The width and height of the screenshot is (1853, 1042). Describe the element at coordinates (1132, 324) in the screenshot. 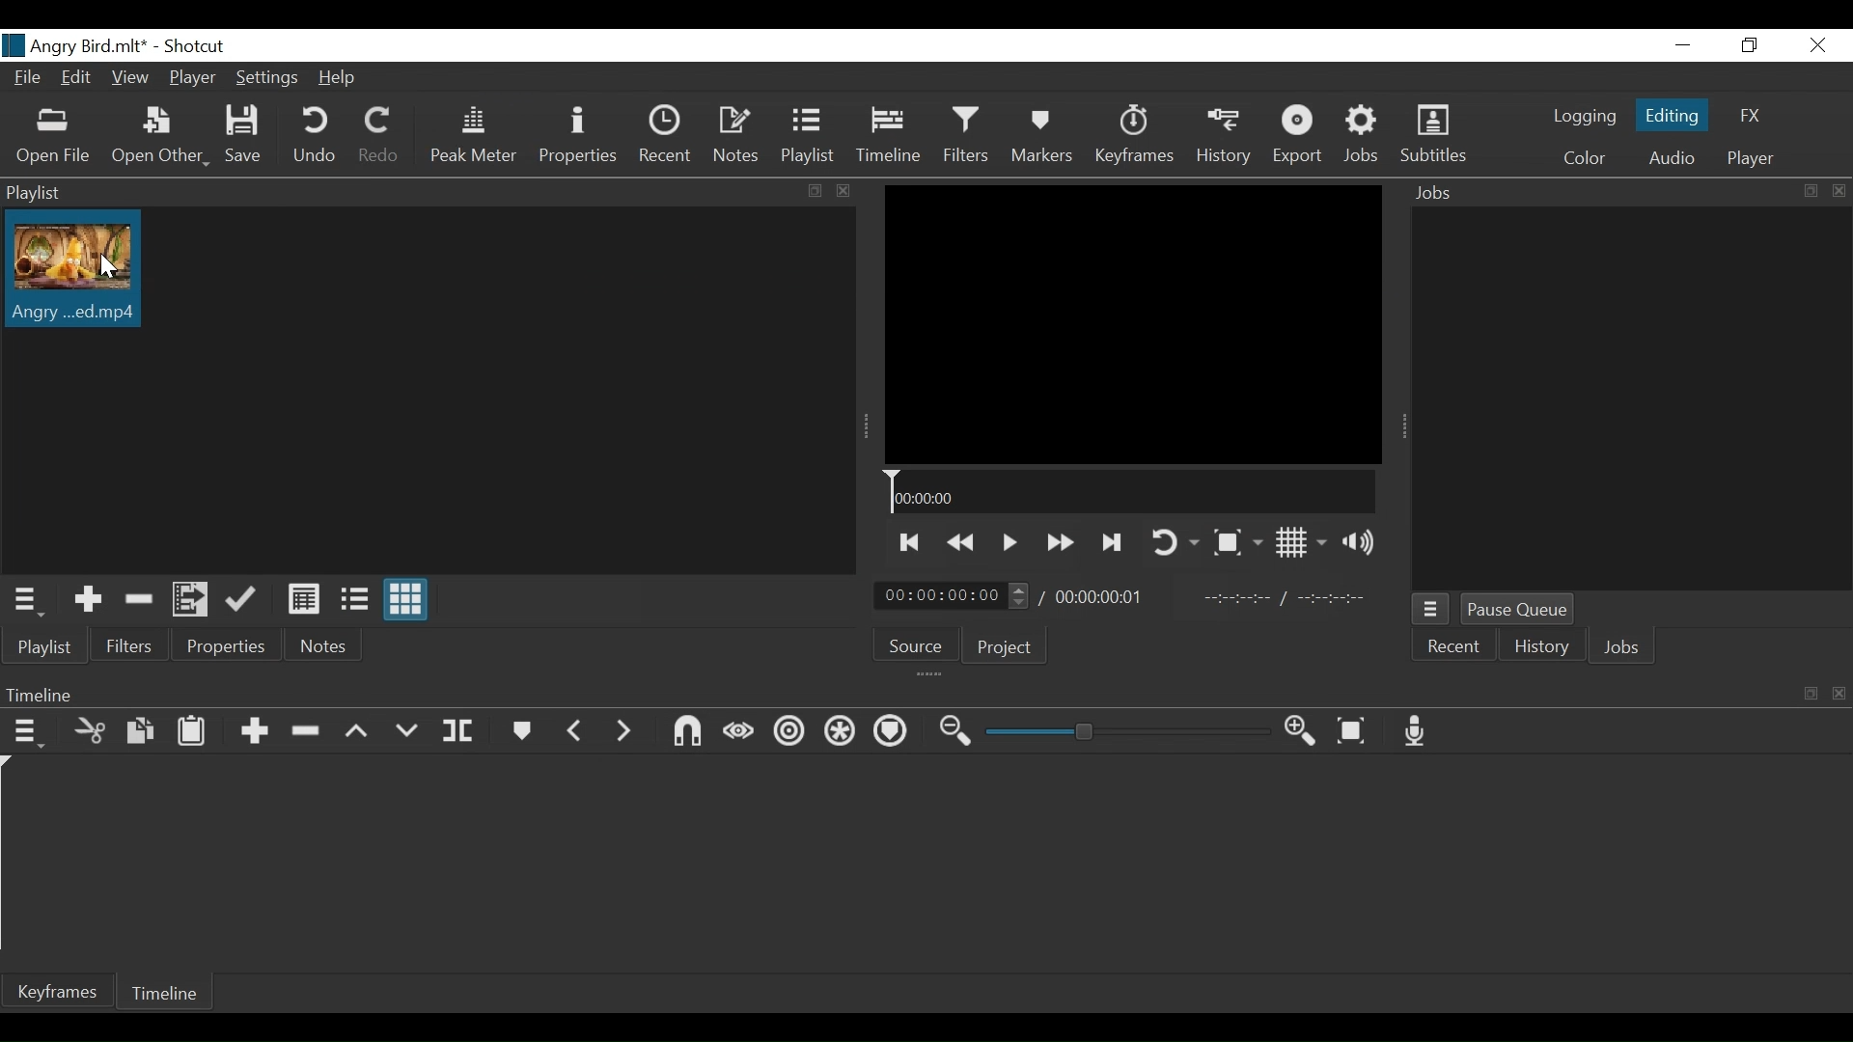

I see `Media Viewer` at that location.